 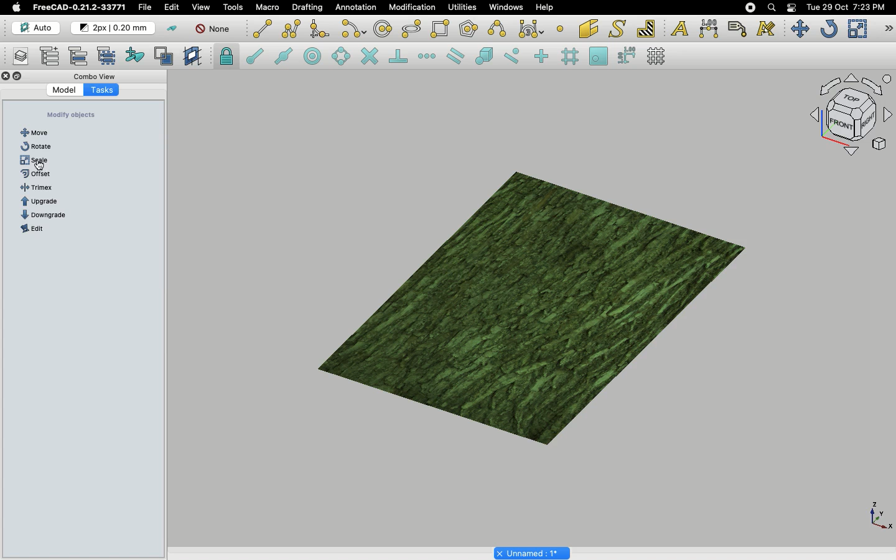 I want to click on Refresh, so click(x=828, y=29).